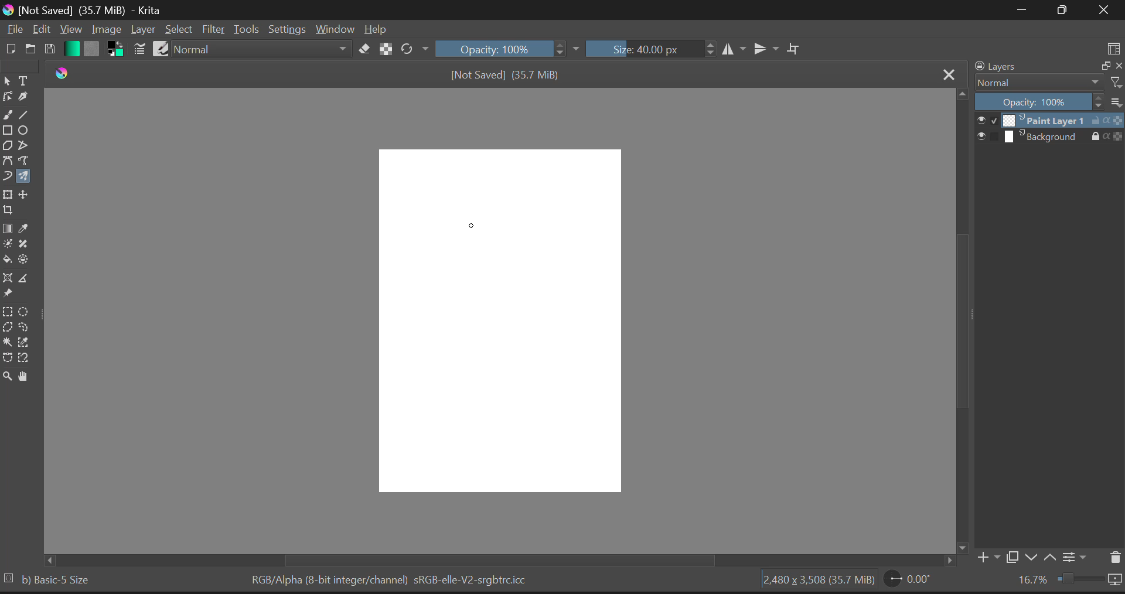  What do you see at coordinates (1076, 559) in the screenshot?
I see `Settings` at bounding box center [1076, 559].